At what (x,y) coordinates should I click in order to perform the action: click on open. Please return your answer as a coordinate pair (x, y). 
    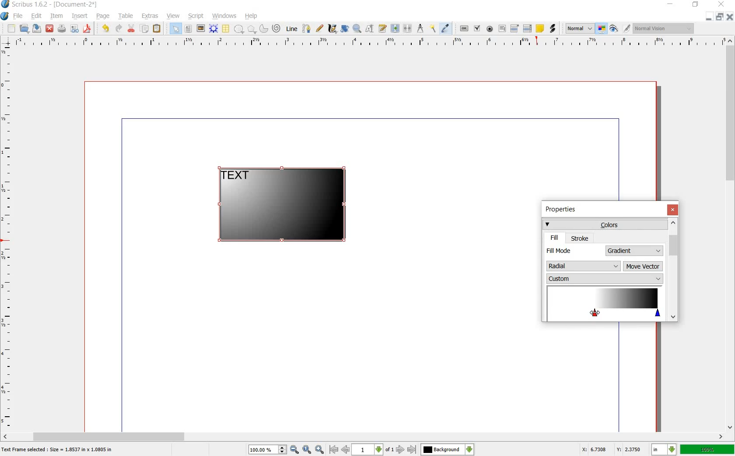
    Looking at the image, I should click on (25, 29).